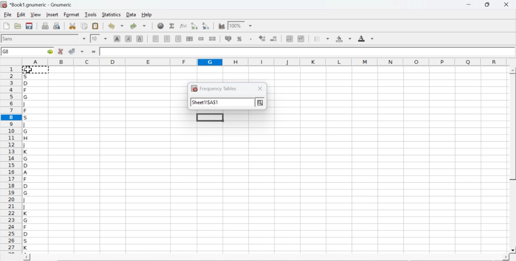 This screenshot has width=516, height=261. What do you see at coordinates (49, 51) in the screenshot?
I see `go to` at bounding box center [49, 51].